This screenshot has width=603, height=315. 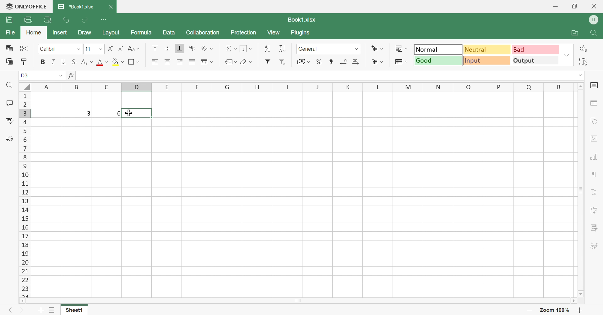 What do you see at coordinates (42, 62) in the screenshot?
I see `Bold` at bounding box center [42, 62].